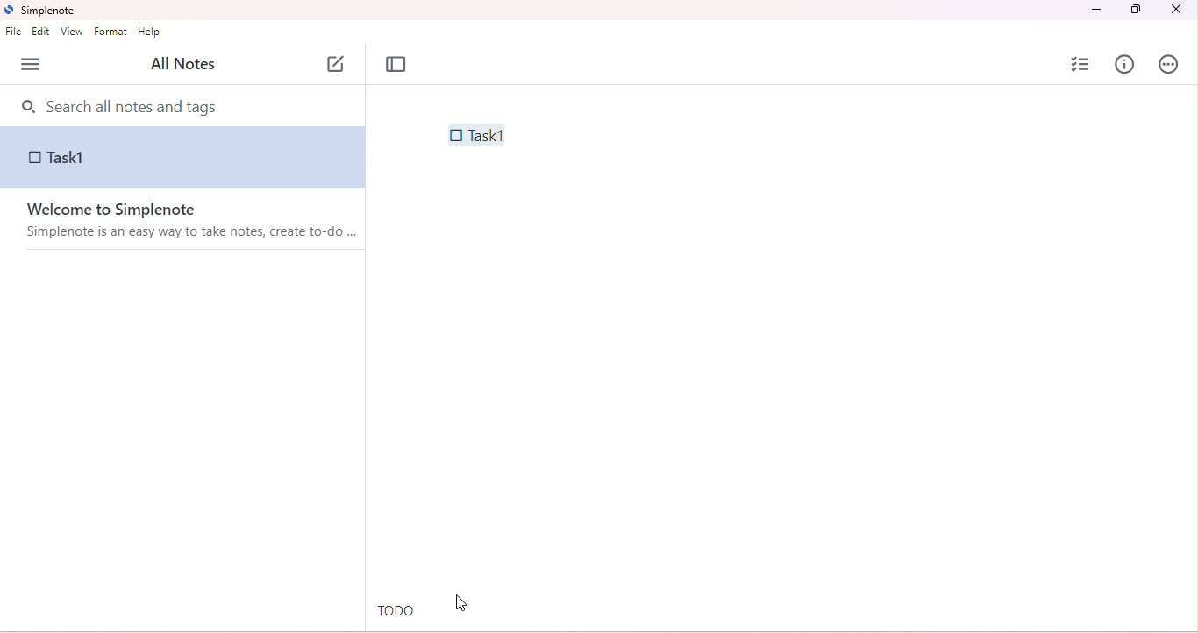 Image resolution: width=1198 pixels, height=633 pixels. I want to click on toggle focus mode, so click(396, 65).